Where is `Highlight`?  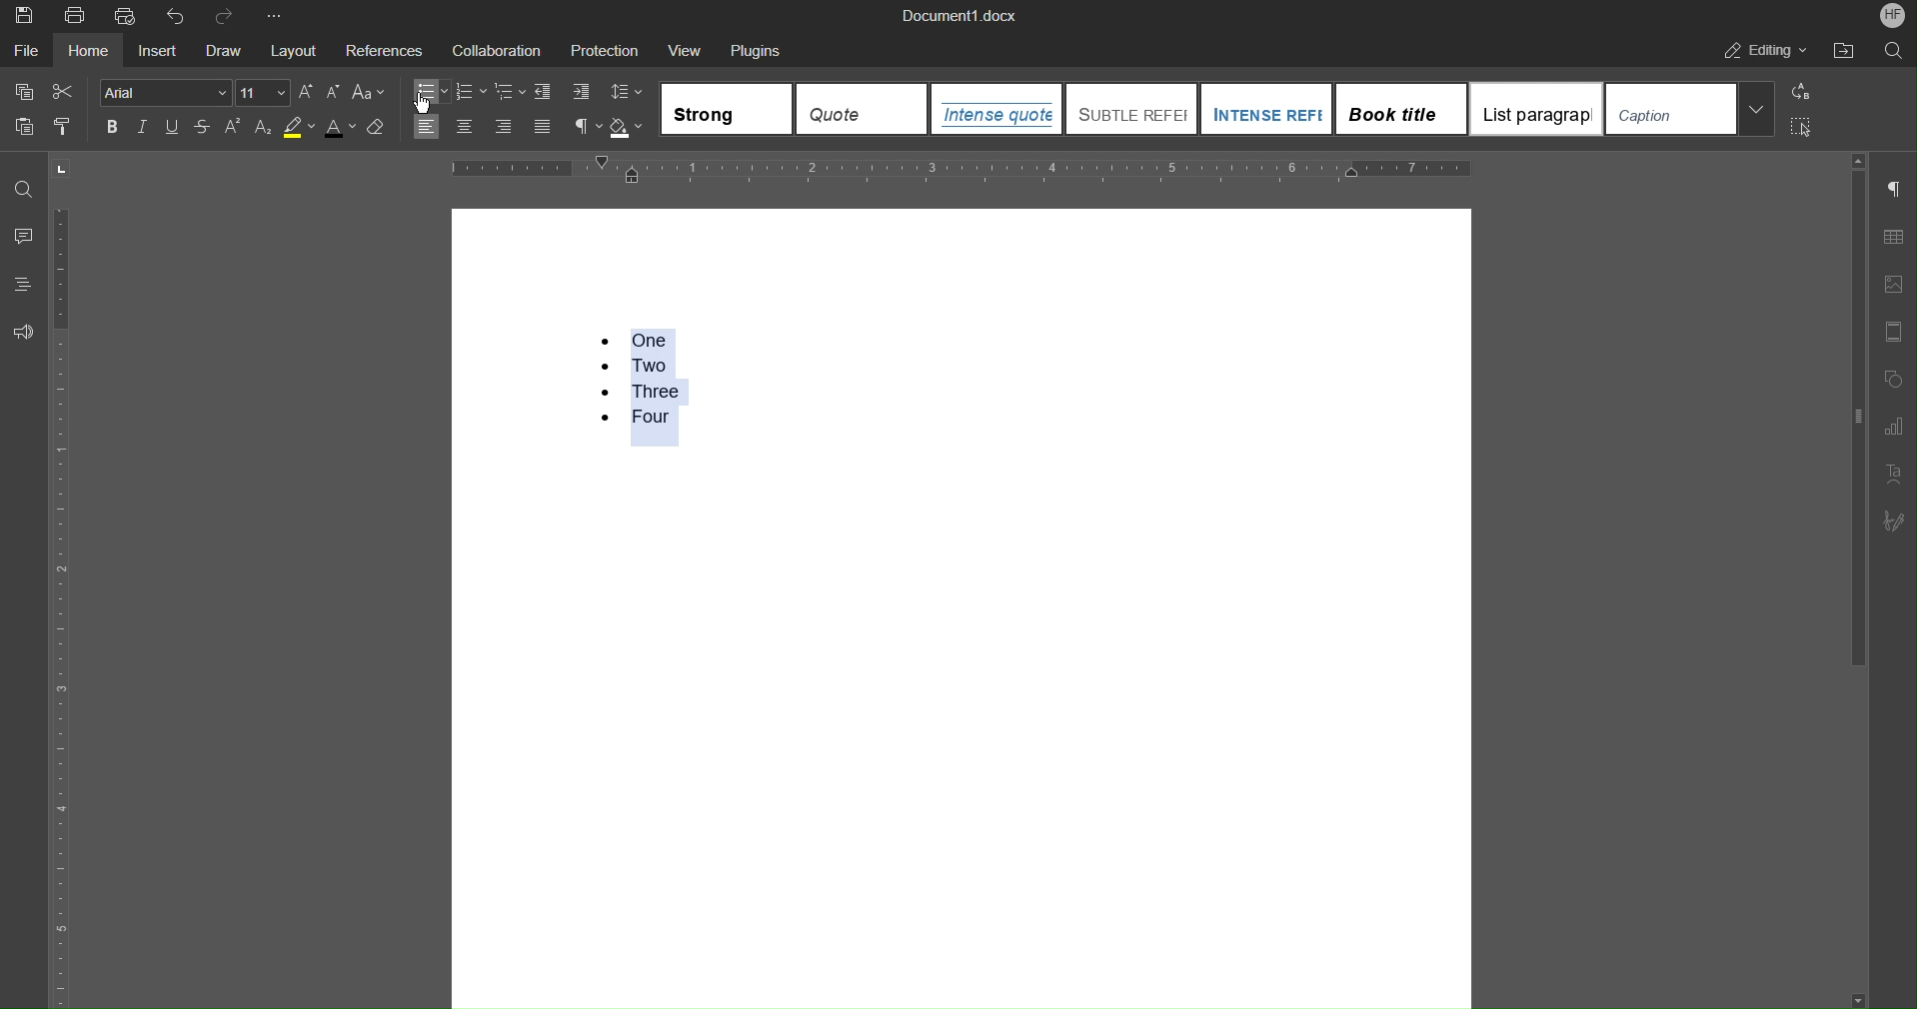 Highlight is located at coordinates (297, 129).